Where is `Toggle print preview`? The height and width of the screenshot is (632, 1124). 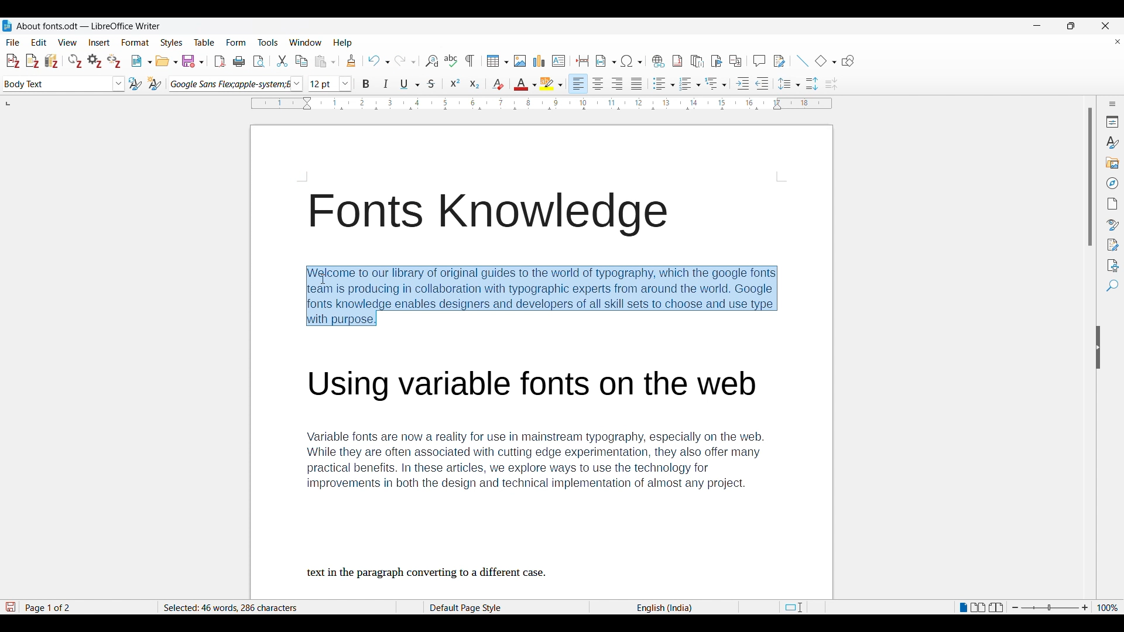
Toggle print preview is located at coordinates (259, 61).